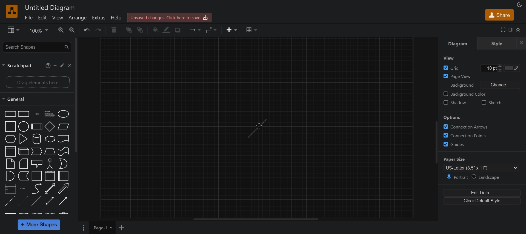 Image resolution: width=526 pixels, height=234 pixels. Describe the element at coordinates (10, 126) in the screenshot. I see `Square` at that location.